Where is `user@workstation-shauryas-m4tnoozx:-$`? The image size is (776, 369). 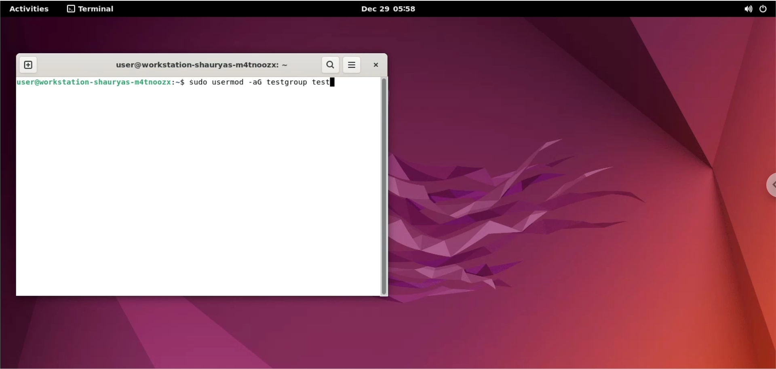
user@workstation-shauryas-m4tnoozx:-$ is located at coordinates (101, 82).